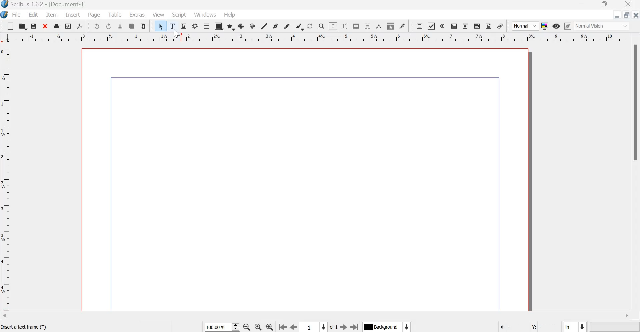 This screenshot has width=640, height=332. What do you see at coordinates (179, 15) in the screenshot?
I see `script` at bounding box center [179, 15].